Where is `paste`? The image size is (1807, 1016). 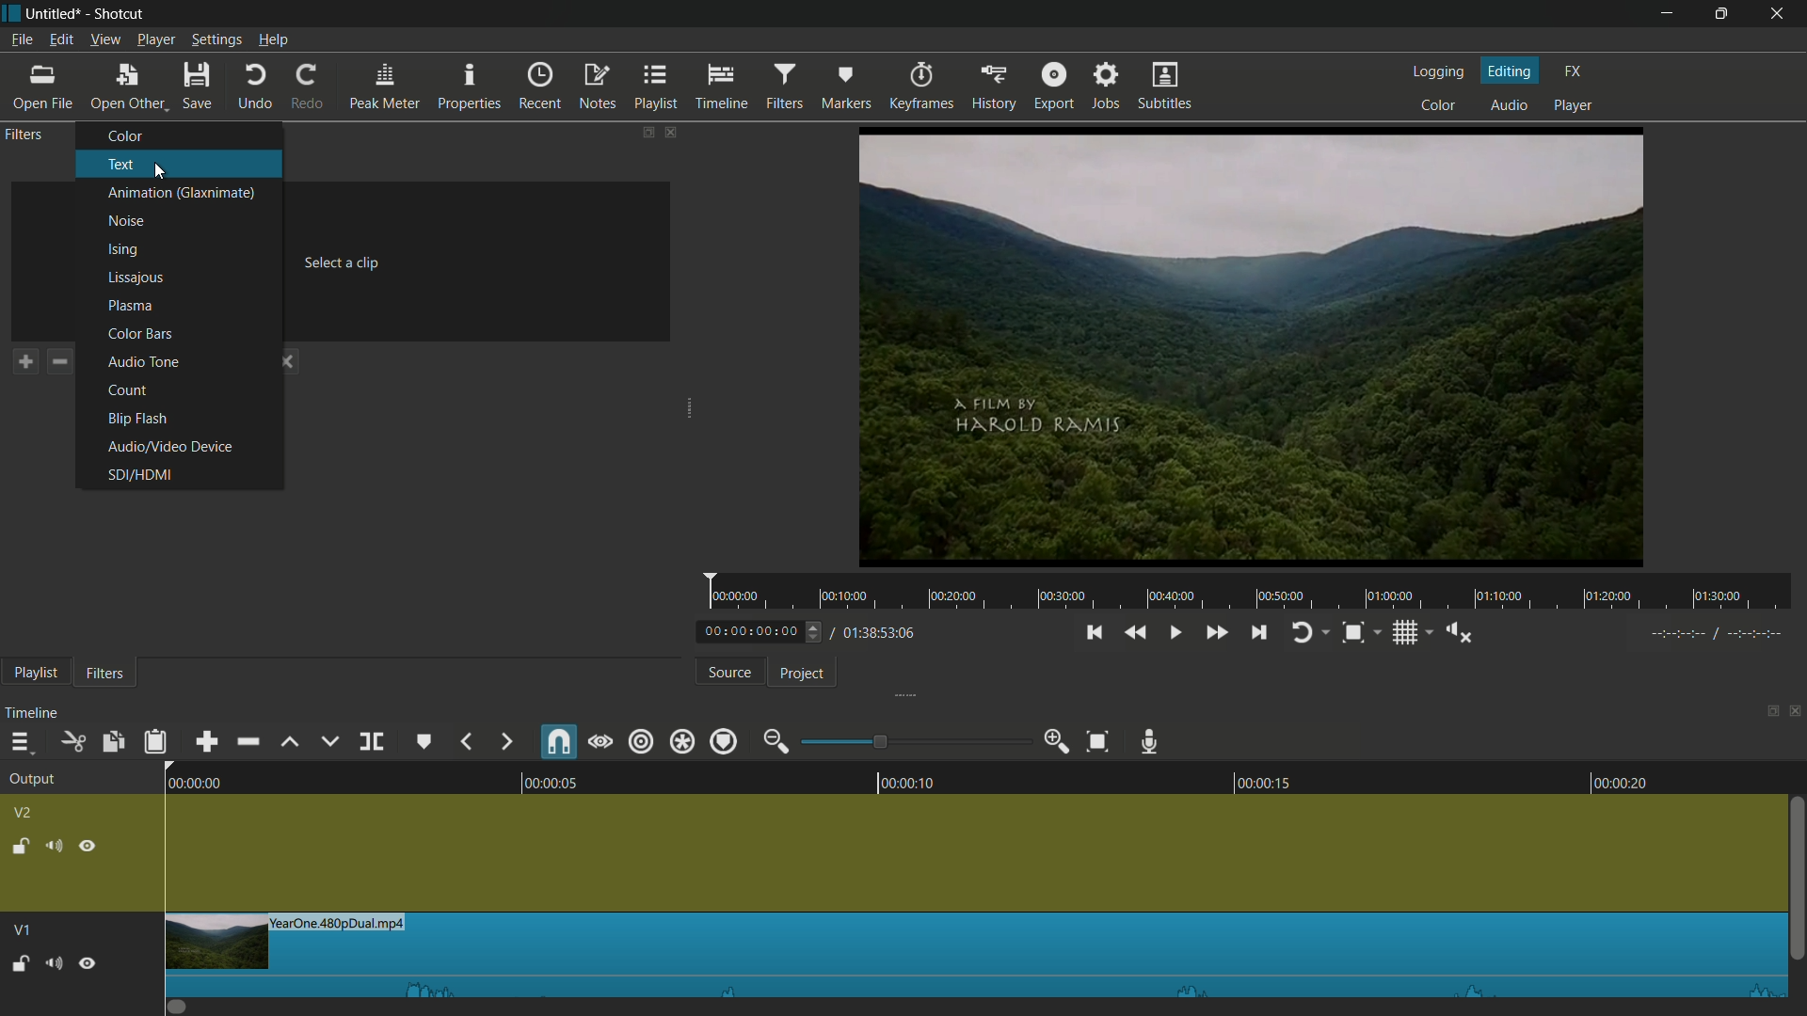
paste is located at coordinates (154, 740).